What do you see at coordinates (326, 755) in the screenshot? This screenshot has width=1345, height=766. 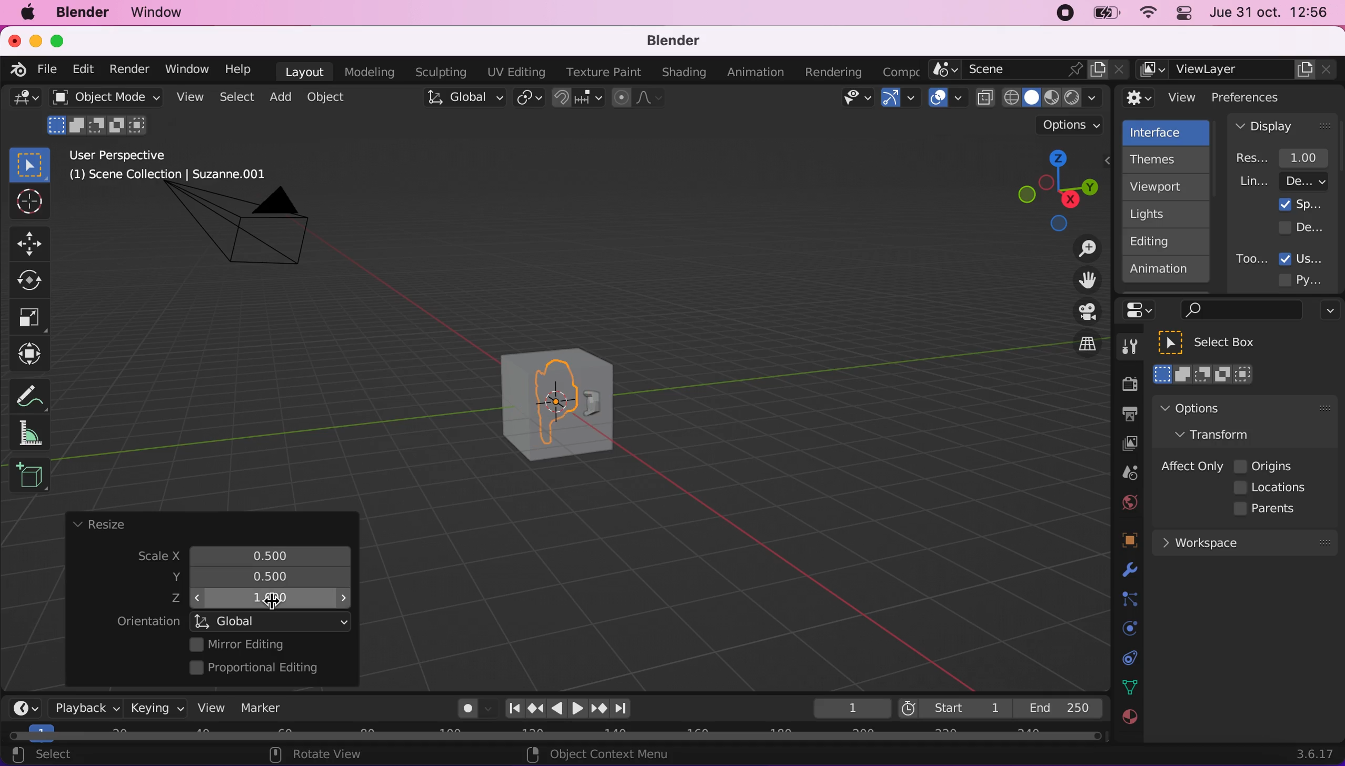 I see `rotate view` at bounding box center [326, 755].